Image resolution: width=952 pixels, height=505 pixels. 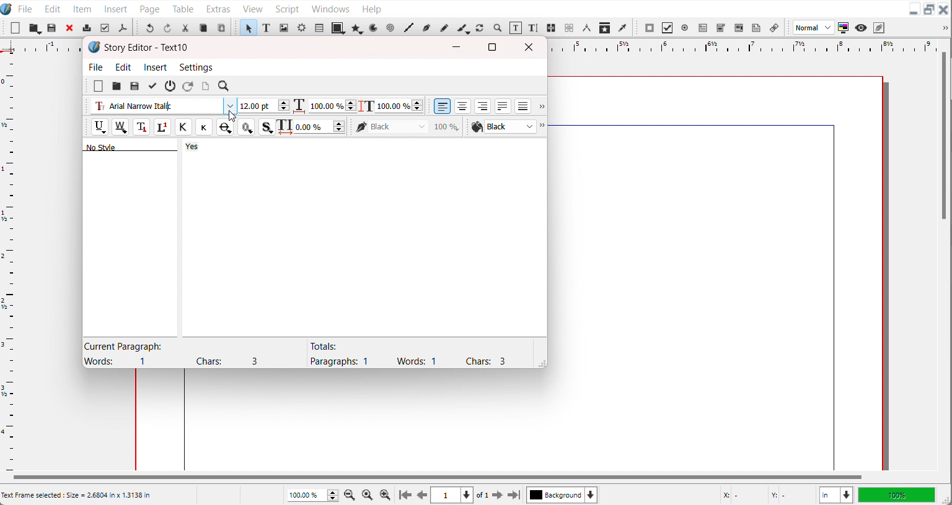 I want to click on Align text Justified, so click(x=503, y=106).